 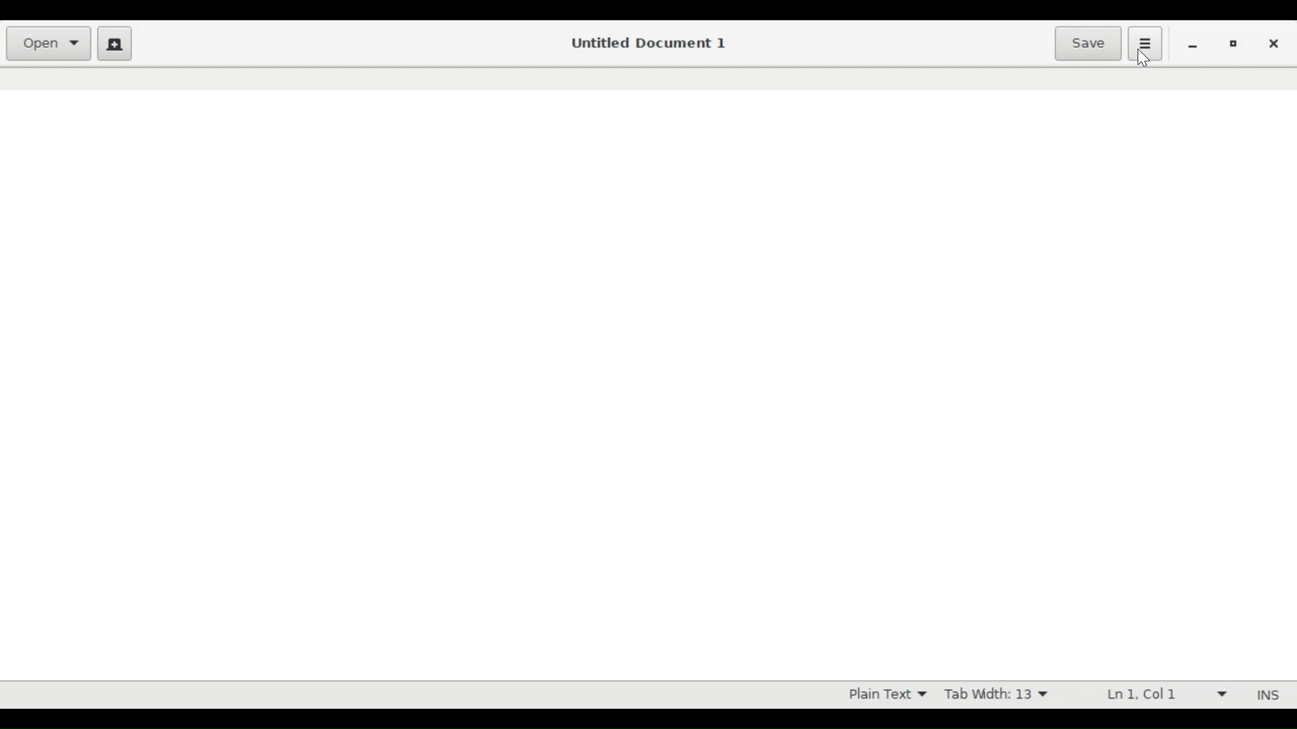 I want to click on Open, so click(x=47, y=43).